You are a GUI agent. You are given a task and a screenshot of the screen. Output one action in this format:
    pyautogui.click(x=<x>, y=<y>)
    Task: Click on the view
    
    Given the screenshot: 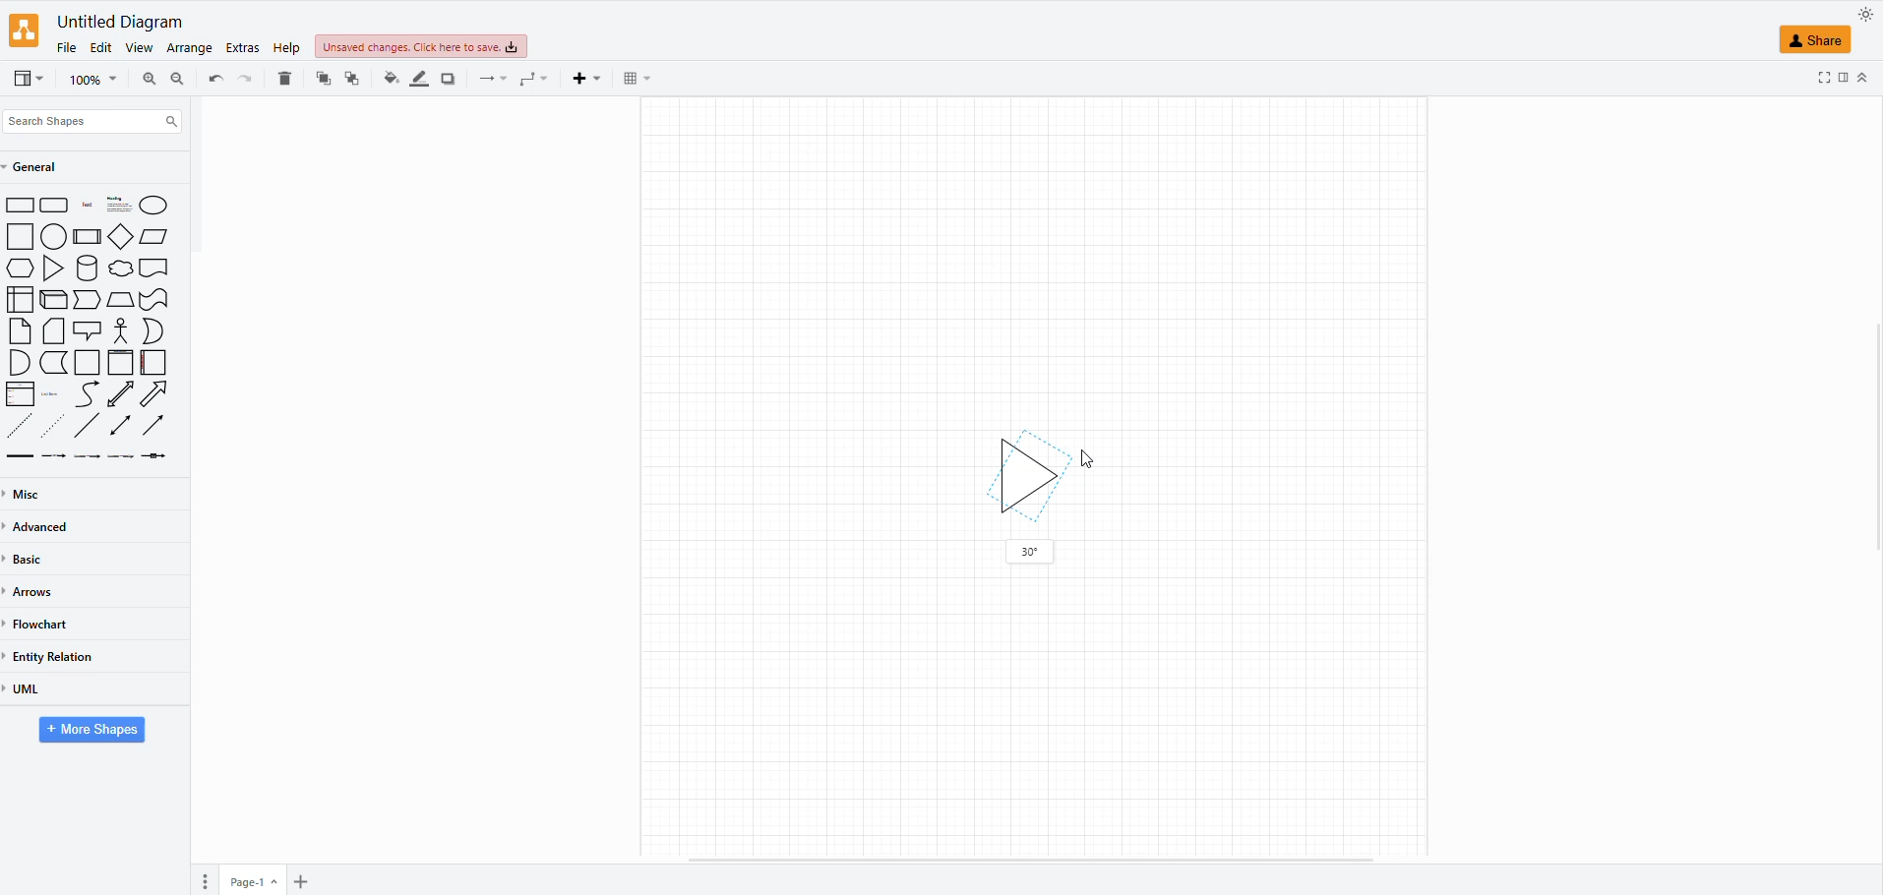 What is the action you would take?
    pyautogui.click(x=26, y=78)
    